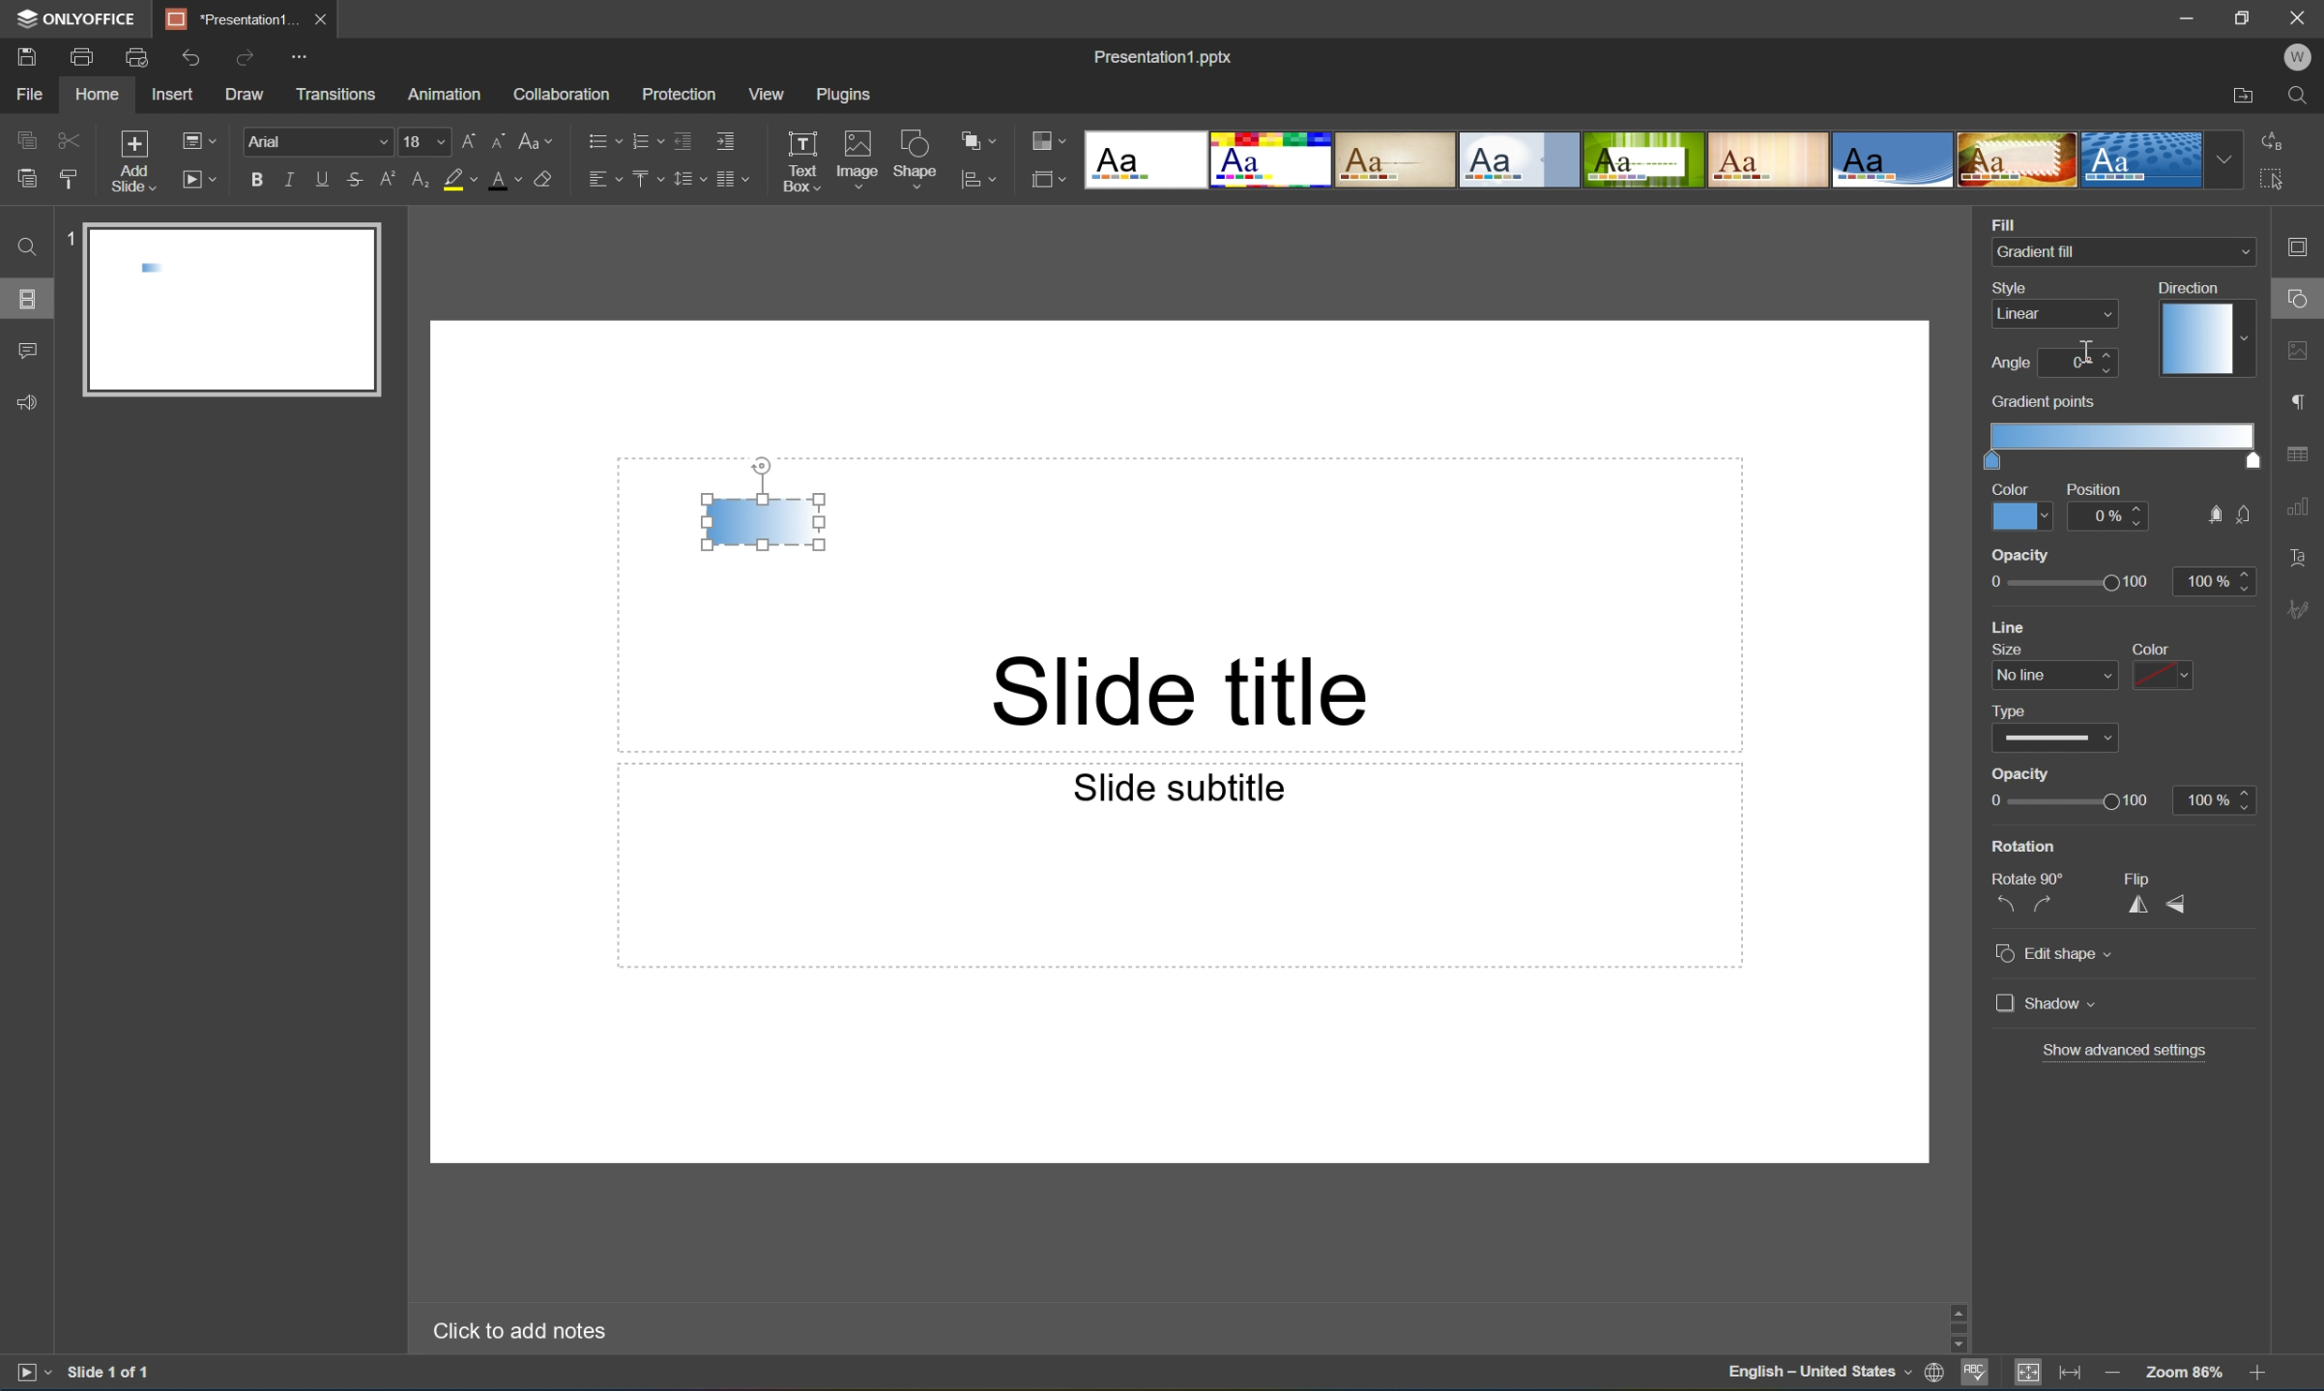 The height and width of the screenshot is (1391, 2324). Describe the element at coordinates (2242, 252) in the screenshot. I see `Drop Down` at that location.